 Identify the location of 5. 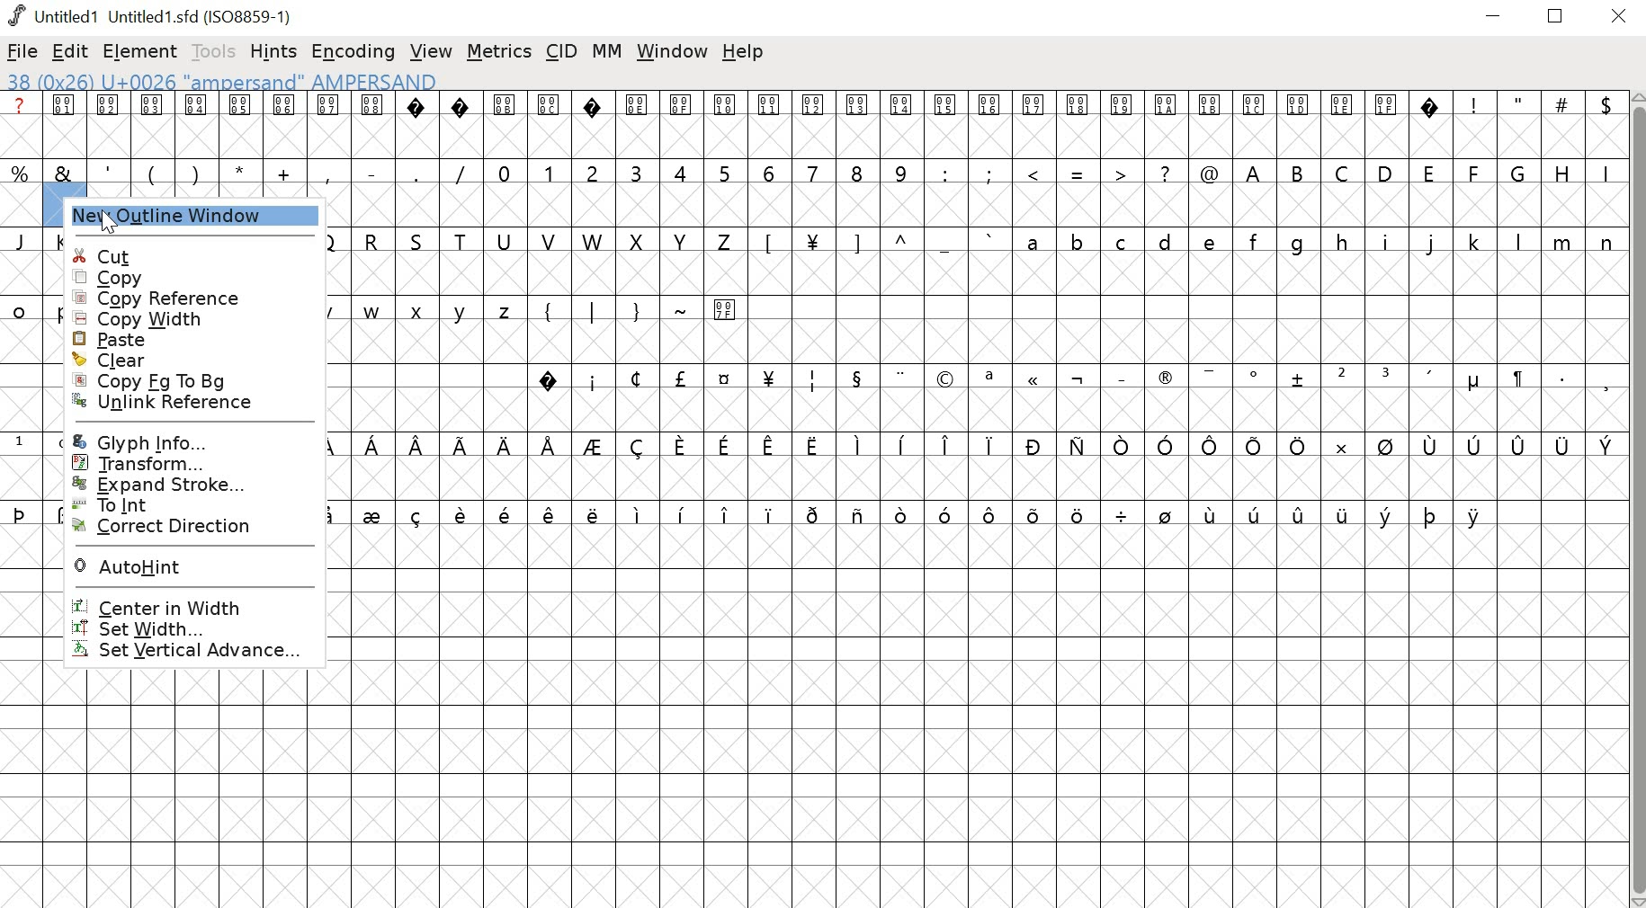
(725, 173).